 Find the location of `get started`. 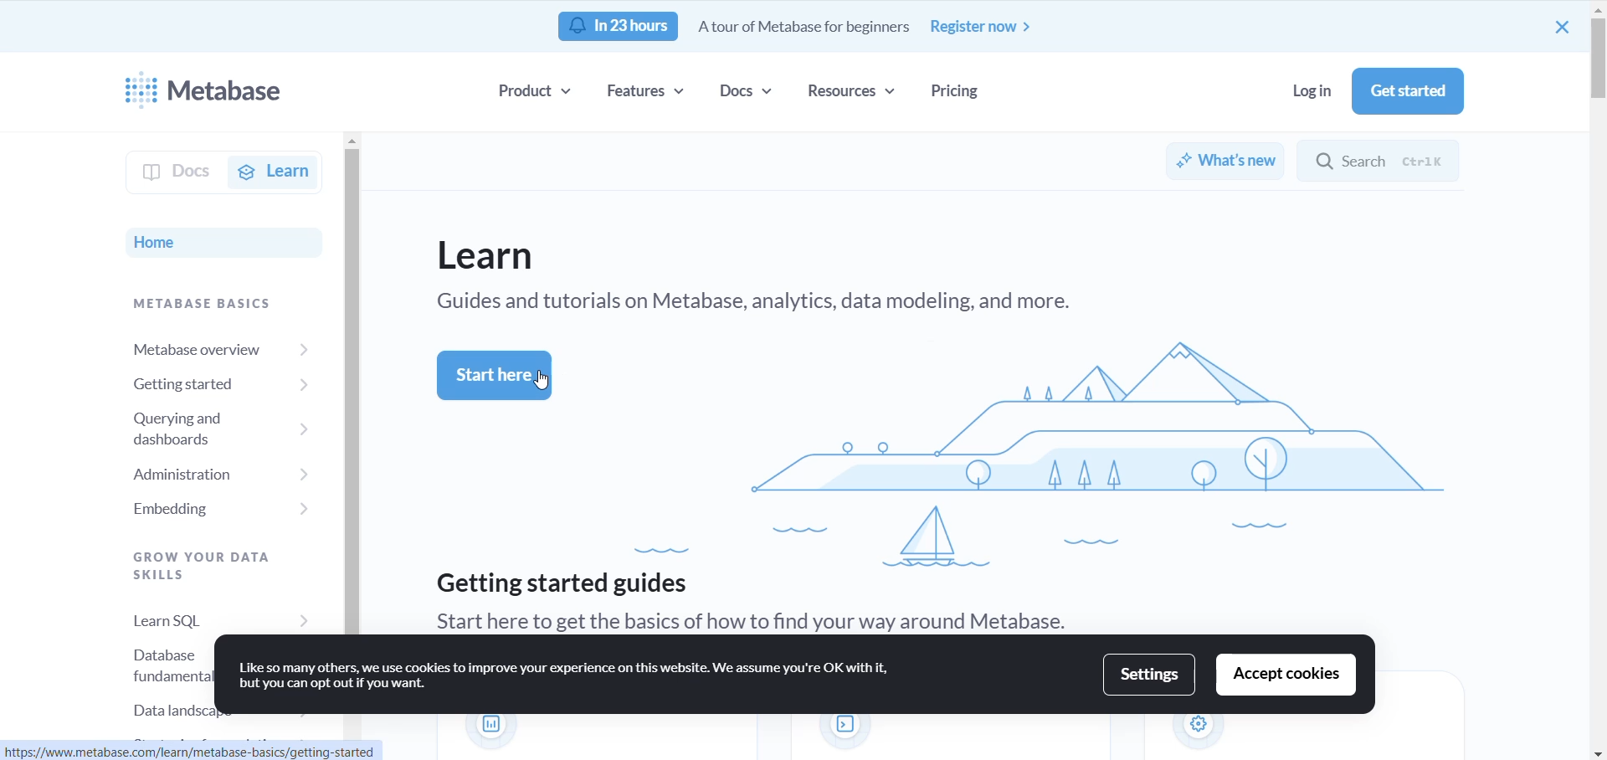

get started is located at coordinates (1409, 92).